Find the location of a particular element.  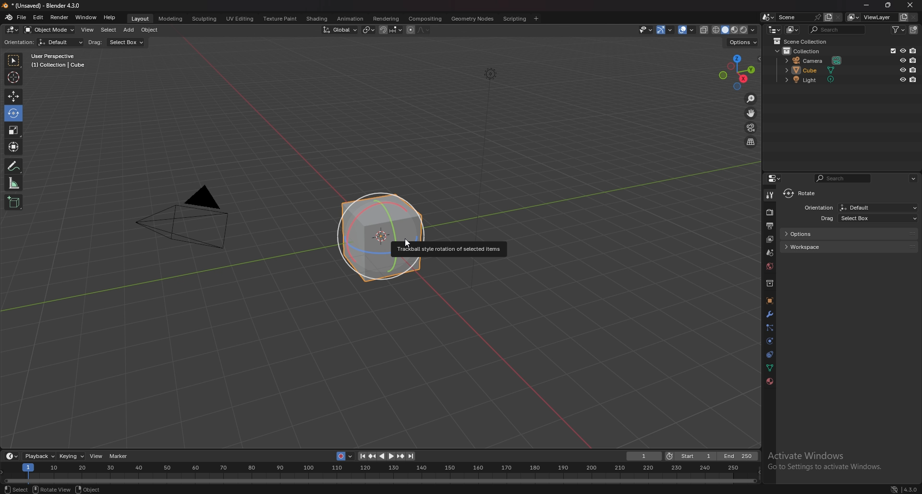

collection is located at coordinates (802, 51).